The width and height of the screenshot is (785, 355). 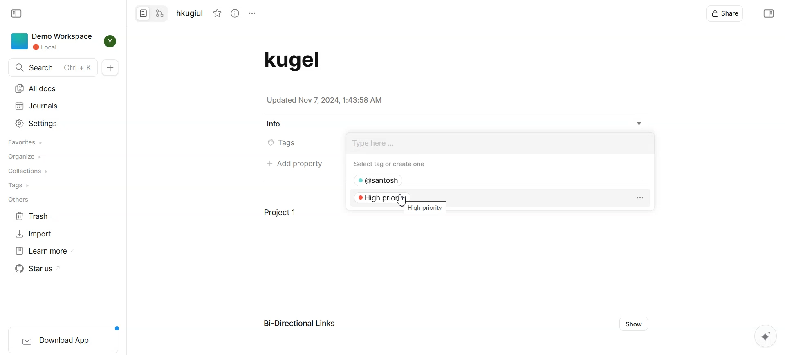 What do you see at coordinates (35, 233) in the screenshot?
I see `Import` at bounding box center [35, 233].